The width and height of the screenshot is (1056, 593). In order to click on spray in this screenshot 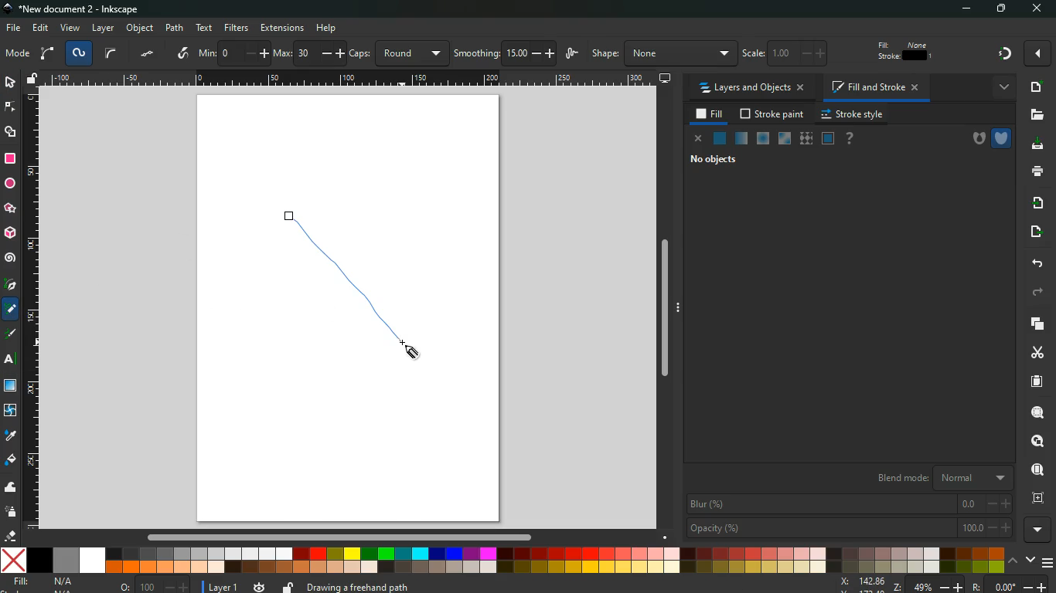, I will do `click(12, 513)`.